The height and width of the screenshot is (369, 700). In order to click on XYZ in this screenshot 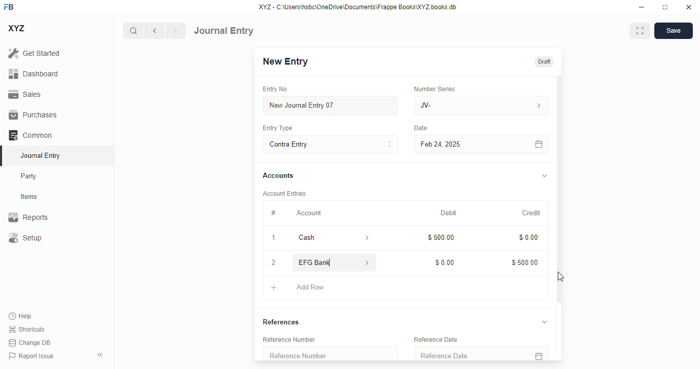, I will do `click(16, 28)`.